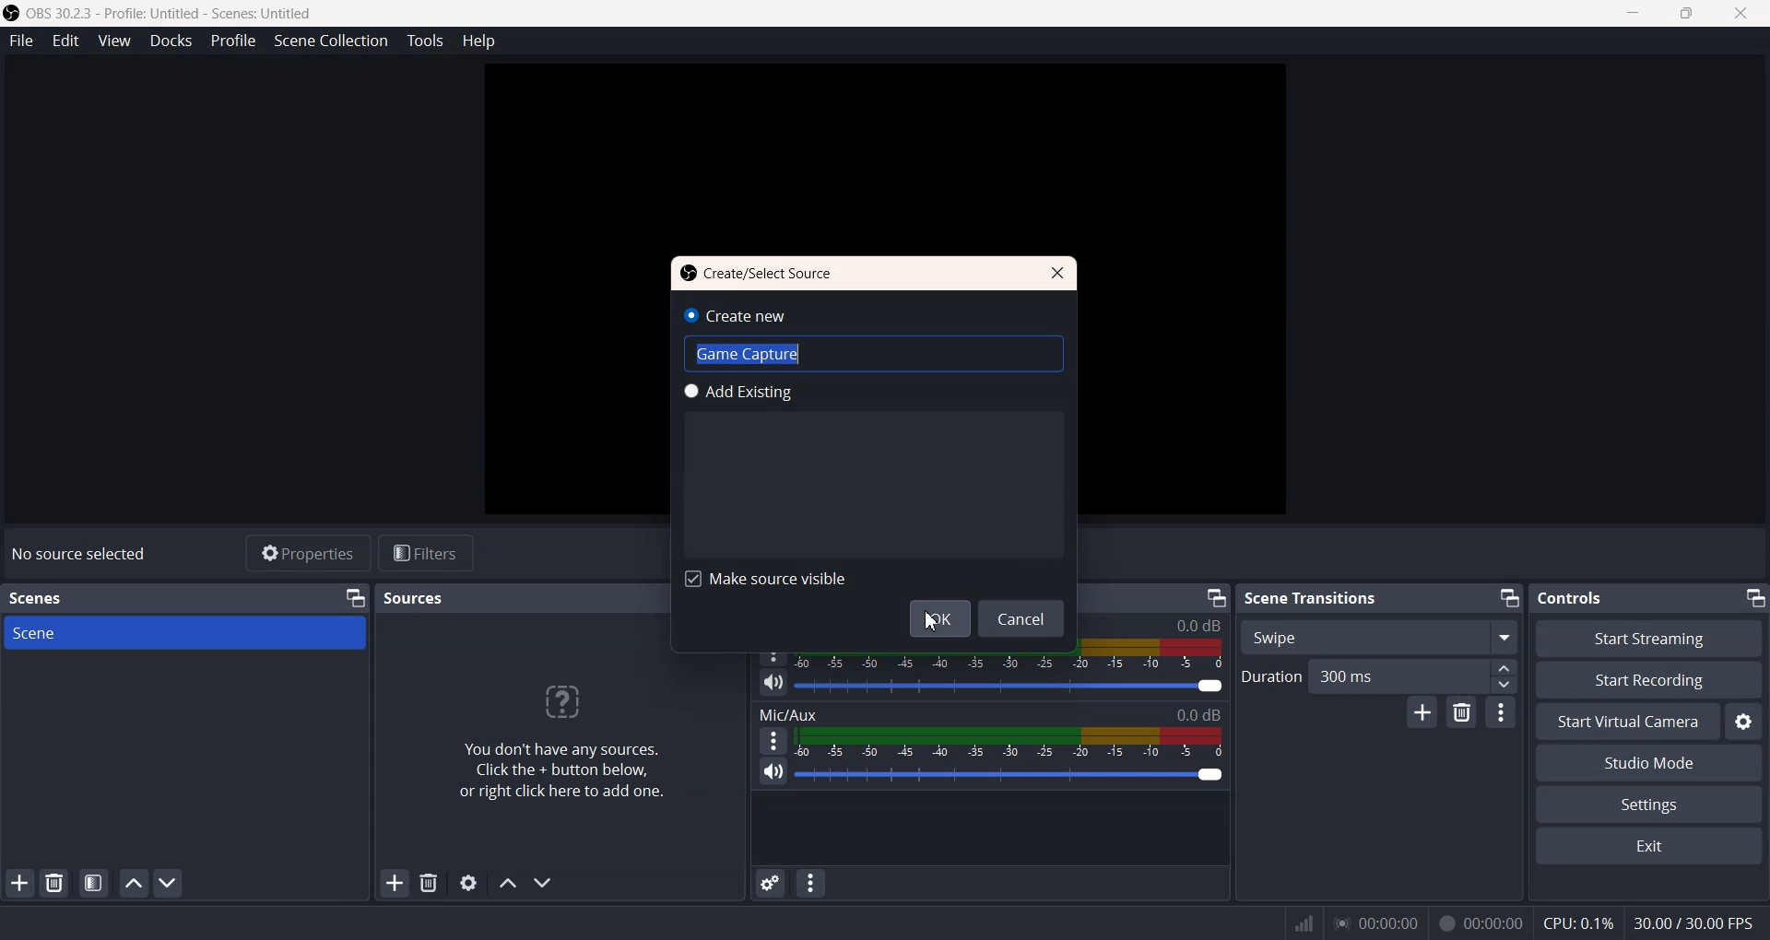 This screenshot has height=940, width=1770. What do you see at coordinates (1500, 711) in the screenshot?
I see `Transition properties` at bounding box center [1500, 711].